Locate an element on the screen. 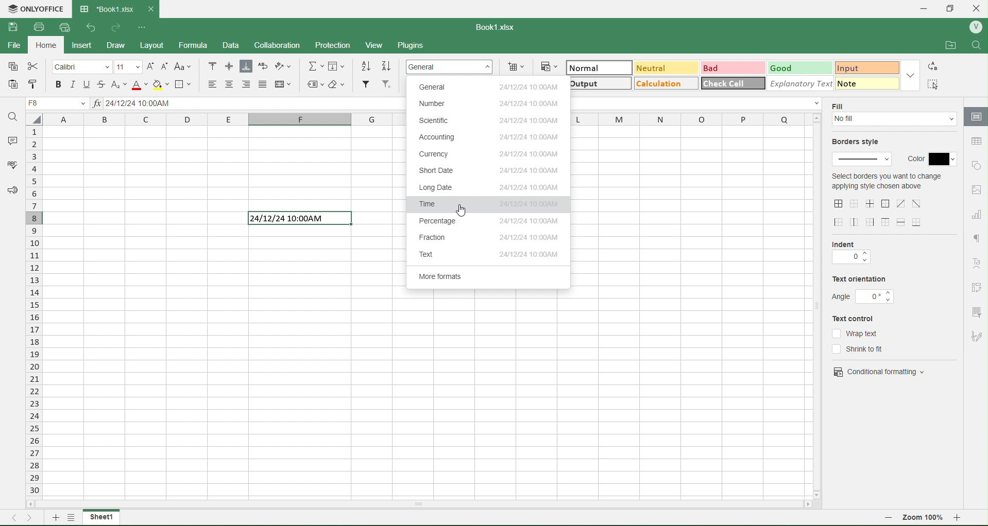  shapes is located at coordinates (976, 165).